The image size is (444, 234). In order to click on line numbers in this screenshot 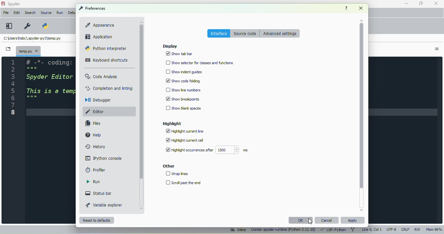, I will do `click(13, 88)`.